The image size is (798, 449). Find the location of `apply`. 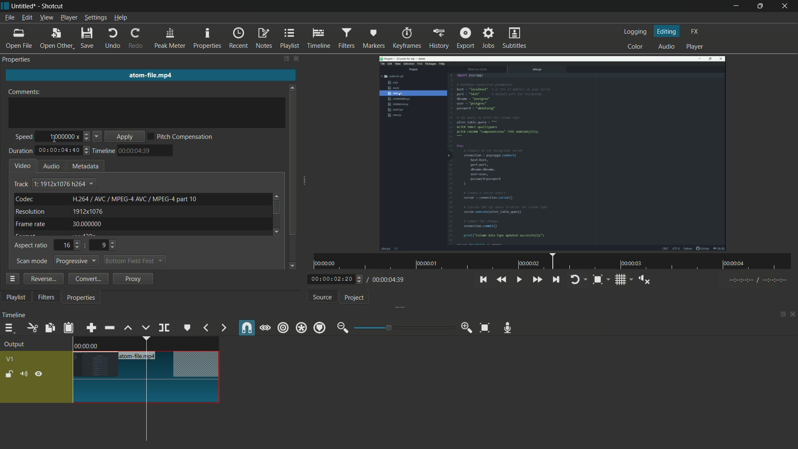

apply is located at coordinates (124, 136).